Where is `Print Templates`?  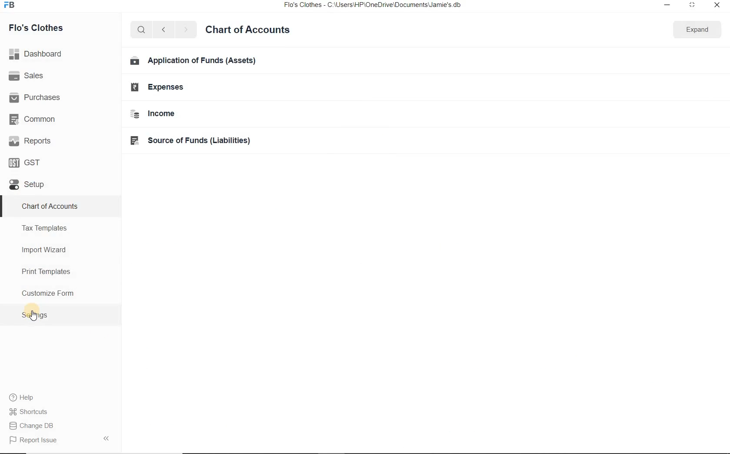 Print Templates is located at coordinates (45, 271).